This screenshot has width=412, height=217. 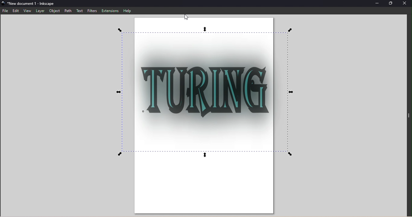 What do you see at coordinates (405, 4) in the screenshot?
I see `Close` at bounding box center [405, 4].